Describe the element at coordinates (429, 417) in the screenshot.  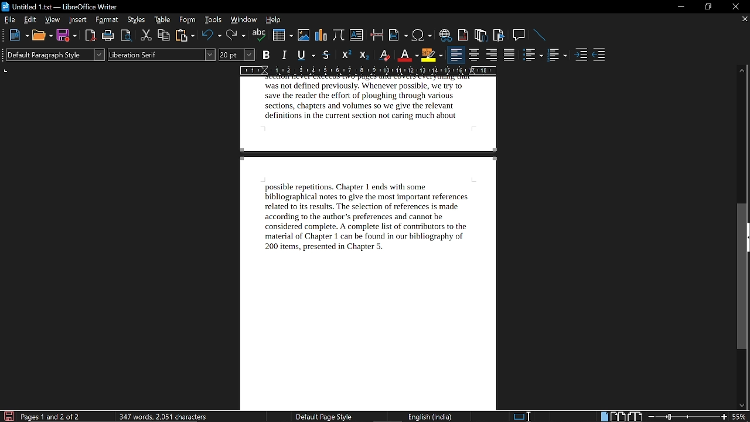
I see `current language` at that location.